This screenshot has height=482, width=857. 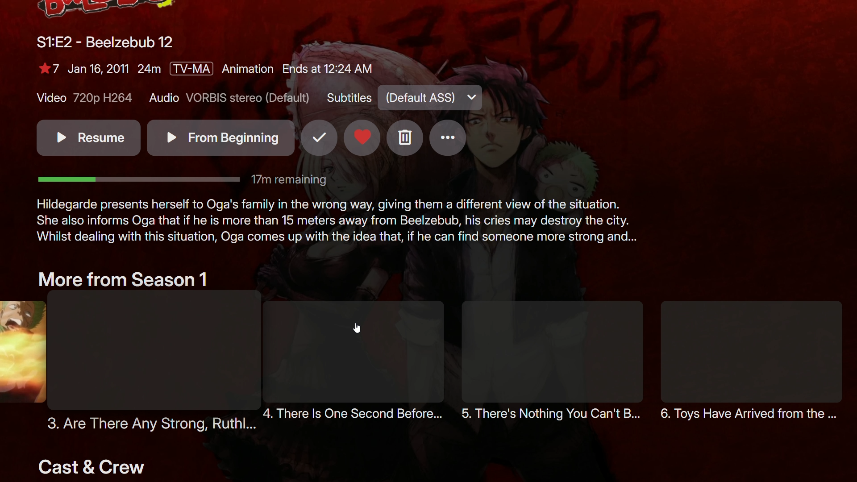 What do you see at coordinates (339, 221) in the screenshot?
I see `Show description` at bounding box center [339, 221].